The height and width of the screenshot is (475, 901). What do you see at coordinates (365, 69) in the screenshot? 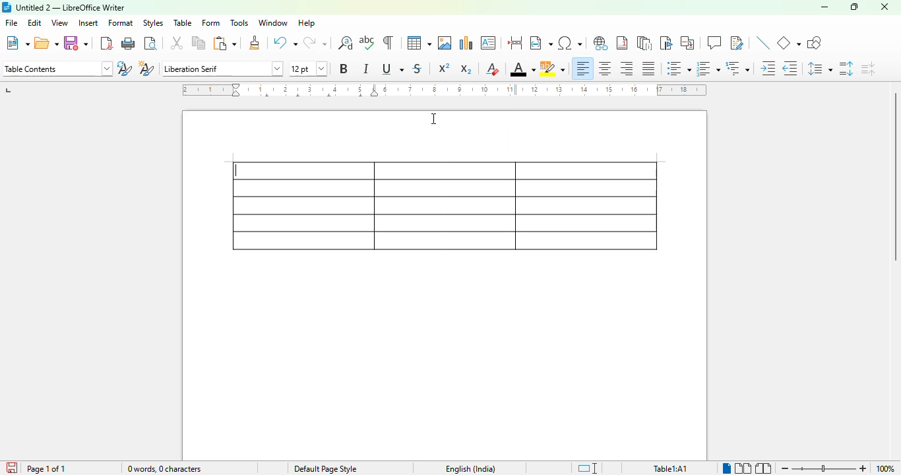
I see `italic` at bounding box center [365, 69].